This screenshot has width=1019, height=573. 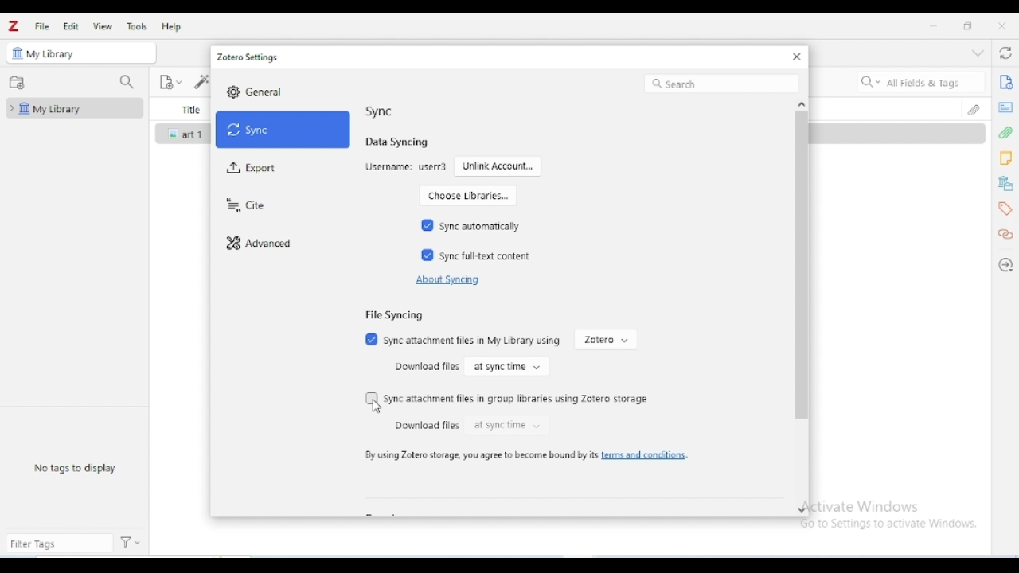 What do you see at coordinates (71, 26) in the screenshot?
I see `edit` at bounding box center [71, 26].